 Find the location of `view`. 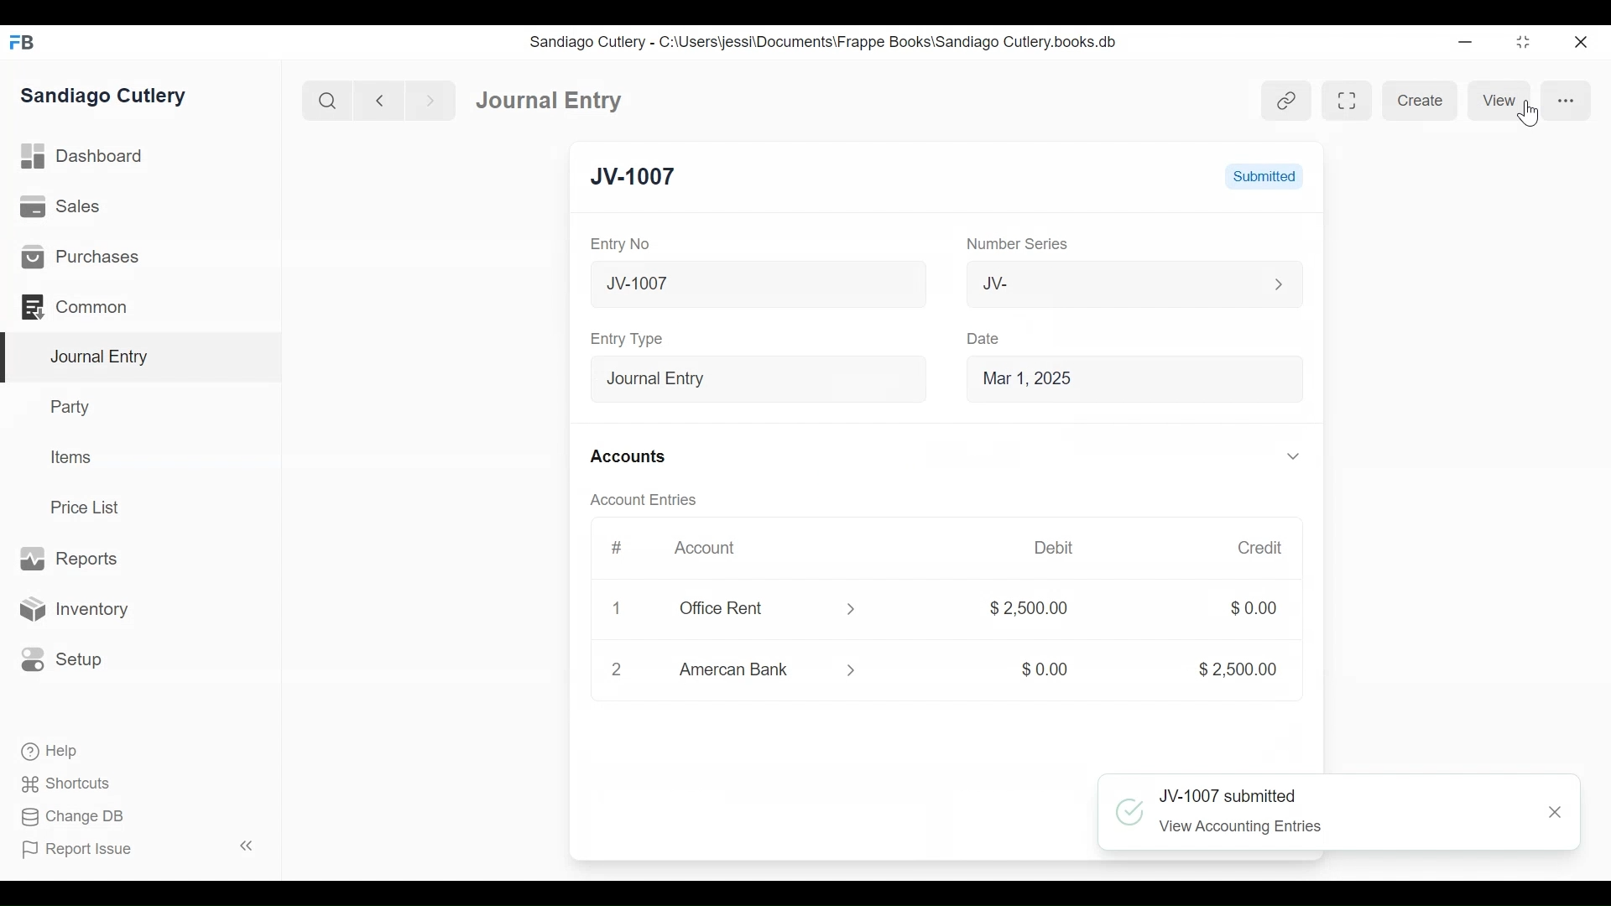

view is located at coordinates (1503, 100).